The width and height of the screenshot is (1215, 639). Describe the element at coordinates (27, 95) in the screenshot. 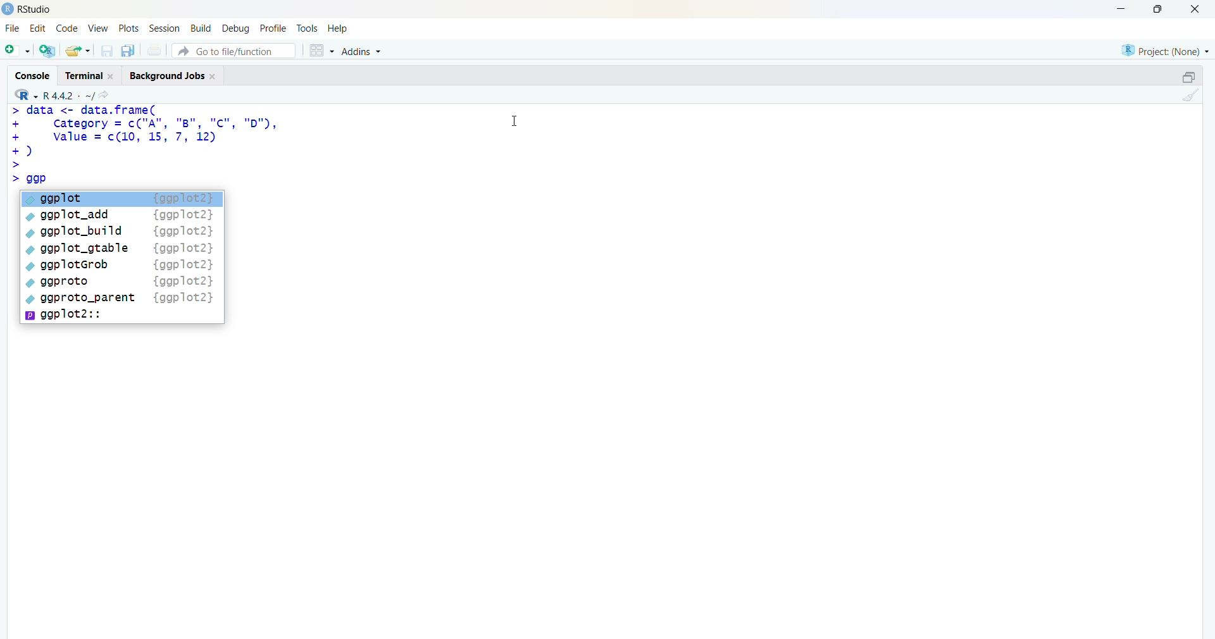

I see `R language` at that location.